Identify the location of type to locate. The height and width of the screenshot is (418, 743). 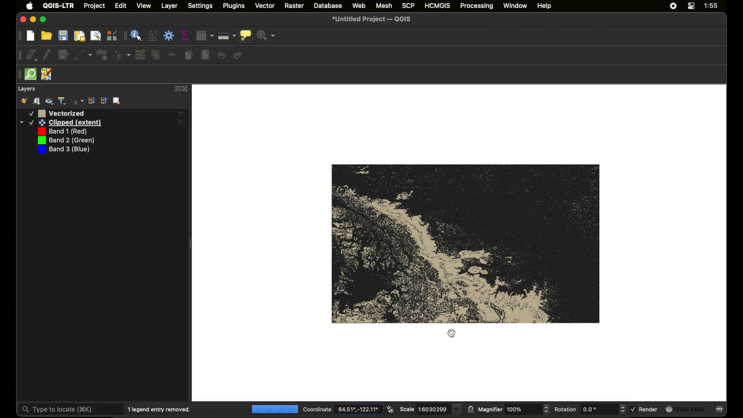
(70, 409).